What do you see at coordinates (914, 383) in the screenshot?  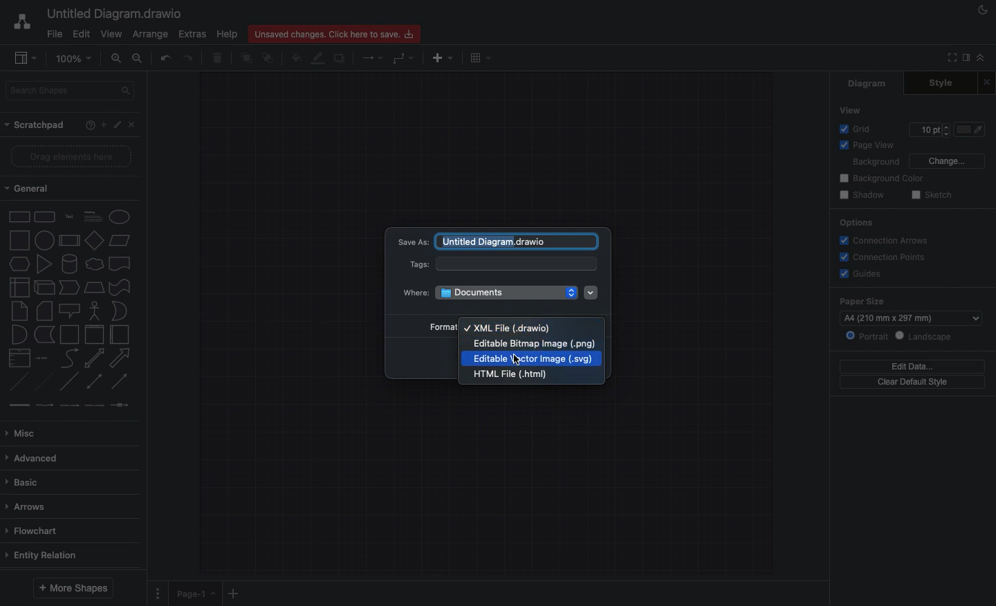 I see `Clear default style` at bounding box center [914, 383].